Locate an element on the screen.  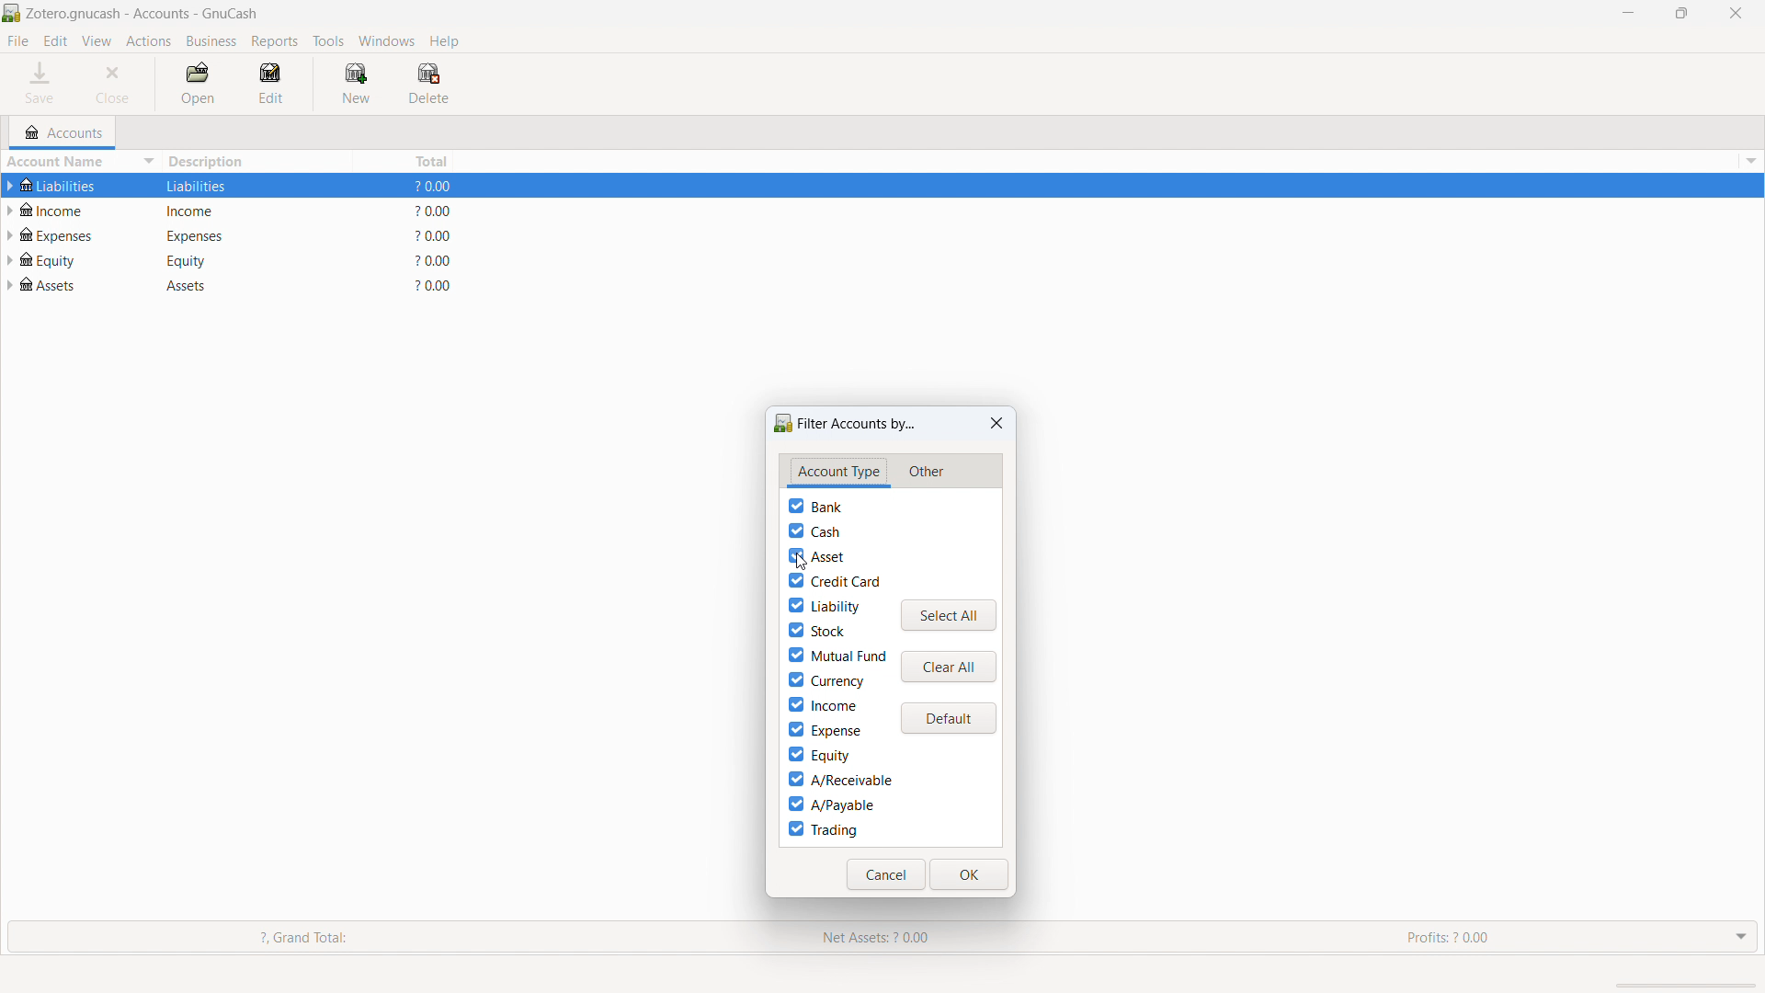
windows is located at coordinates (387, 40).